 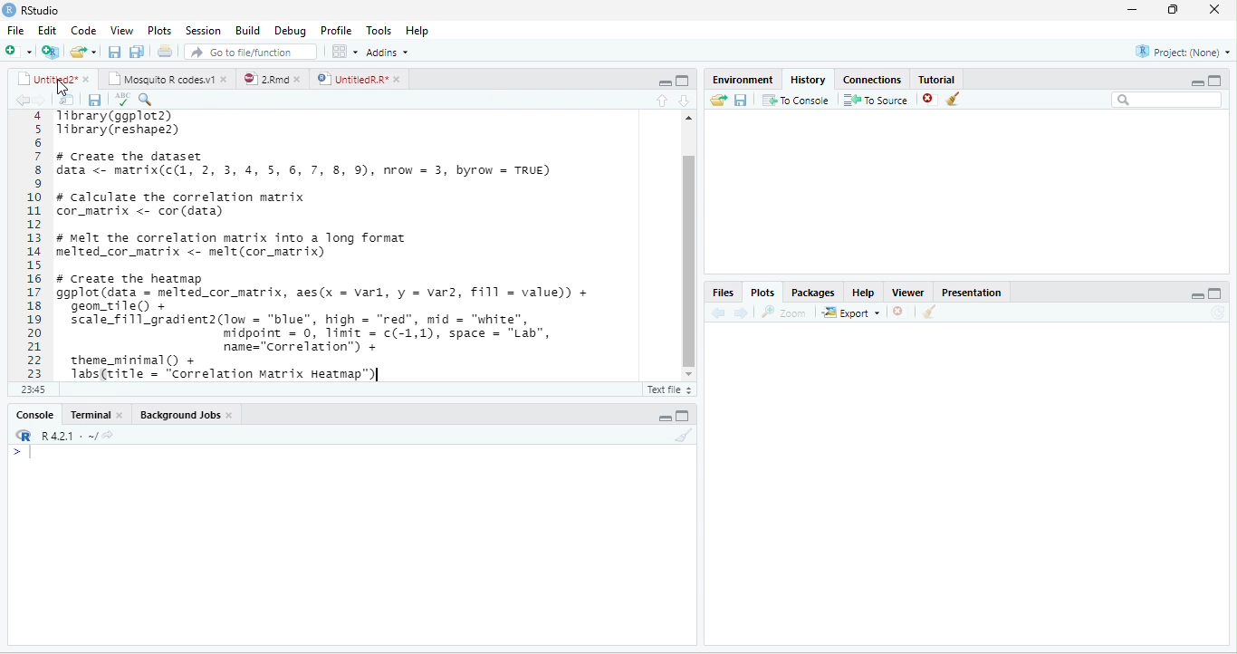 I want to click on R SCRIPT, so click(x=666, y=391).